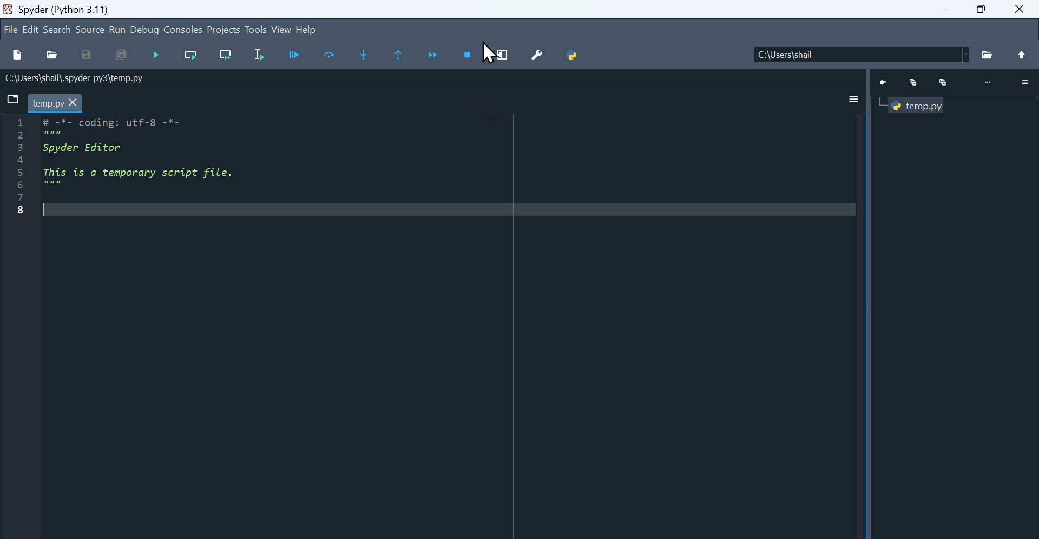  What do you see at coordinates (224, 29) in the screenshot?
I see `Project` at bounding box center [224, 29].